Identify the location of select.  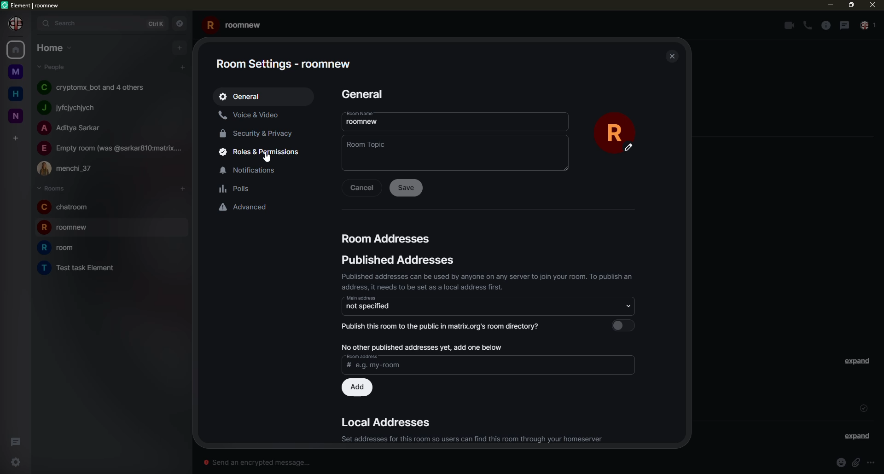
(625, 325).